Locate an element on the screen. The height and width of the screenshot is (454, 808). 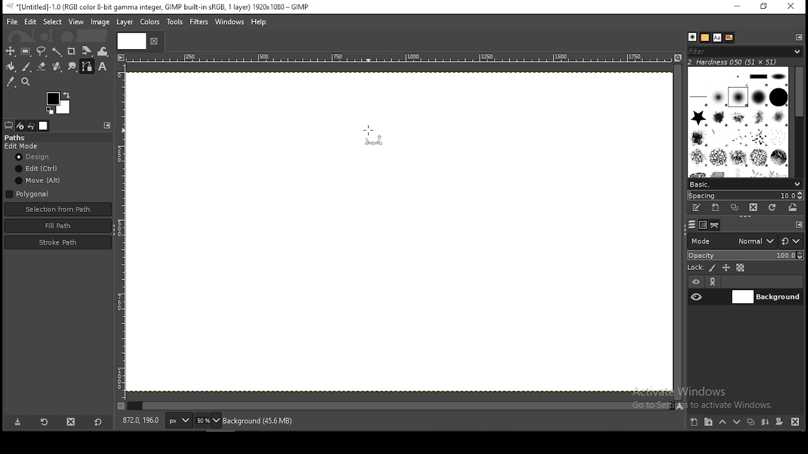
design is located at coordinates (35, 156).